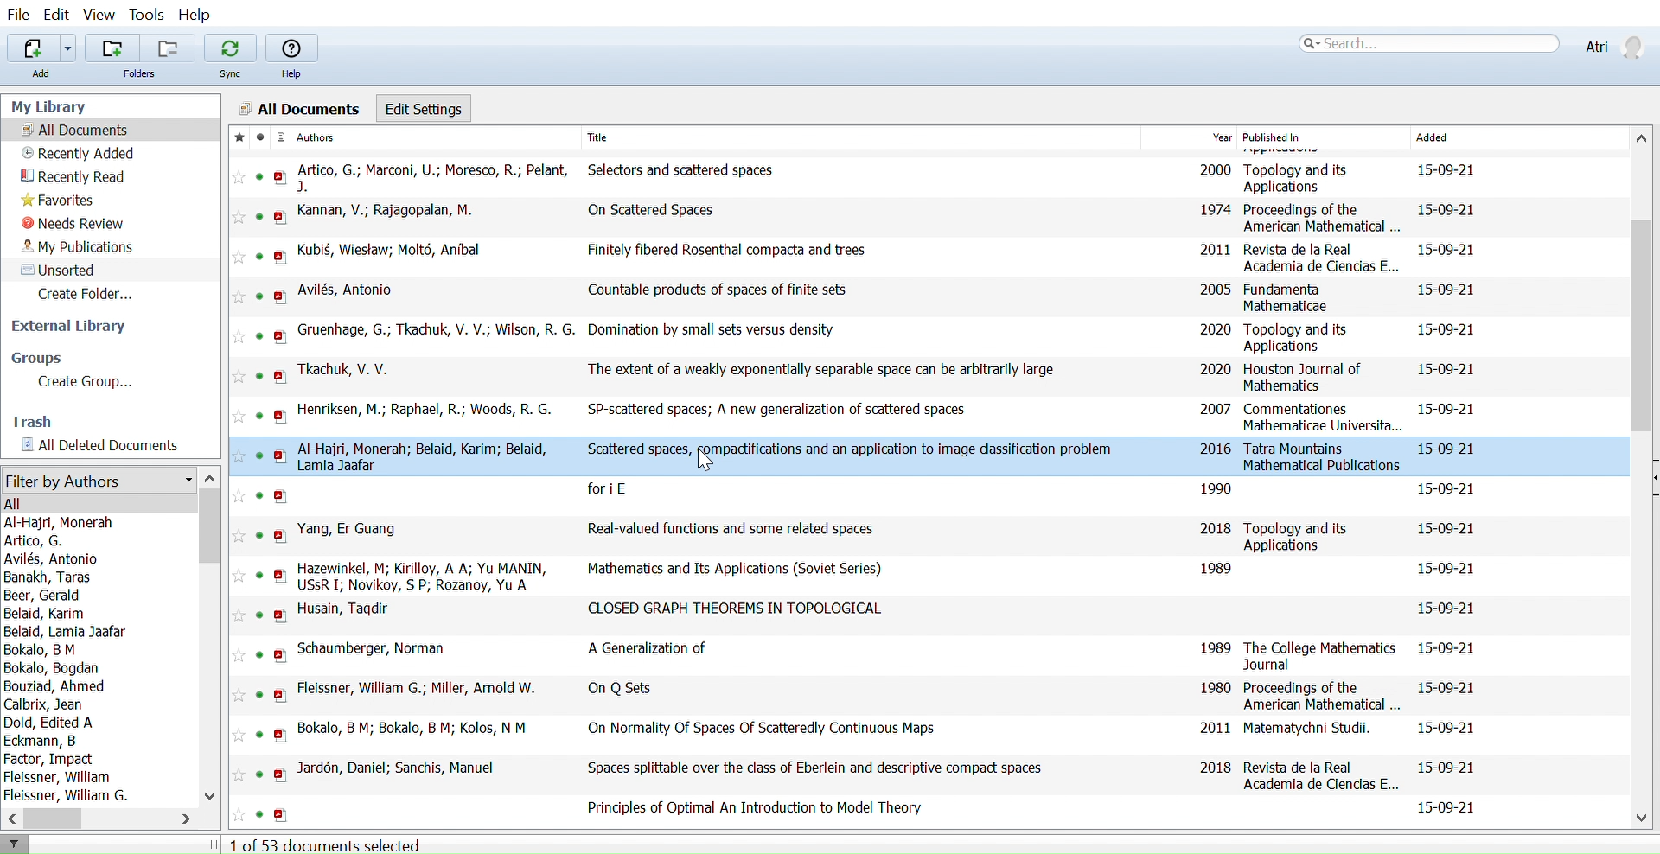  I want to click on reading status, so click(256, 735).